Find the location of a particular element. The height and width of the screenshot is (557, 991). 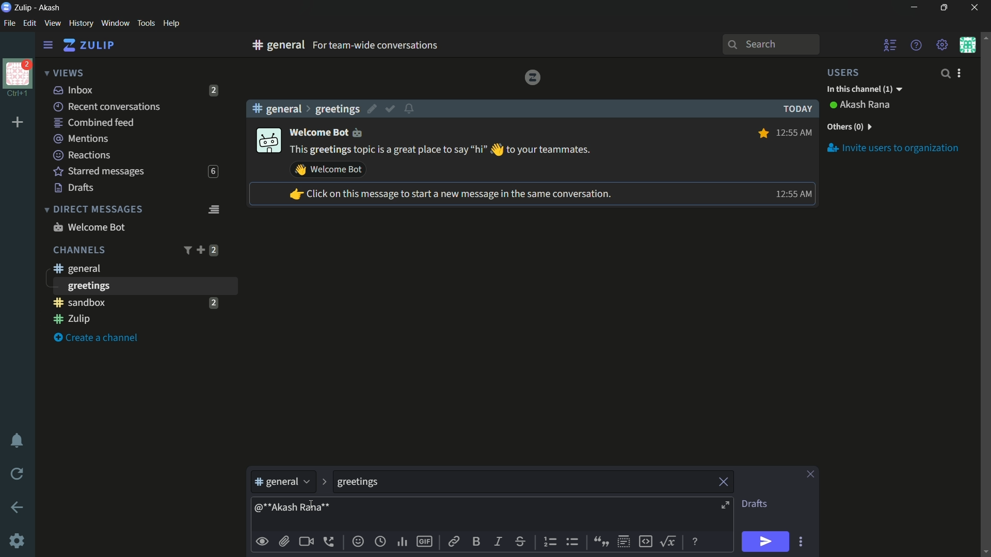

user list is located at coordinates (891, 45).